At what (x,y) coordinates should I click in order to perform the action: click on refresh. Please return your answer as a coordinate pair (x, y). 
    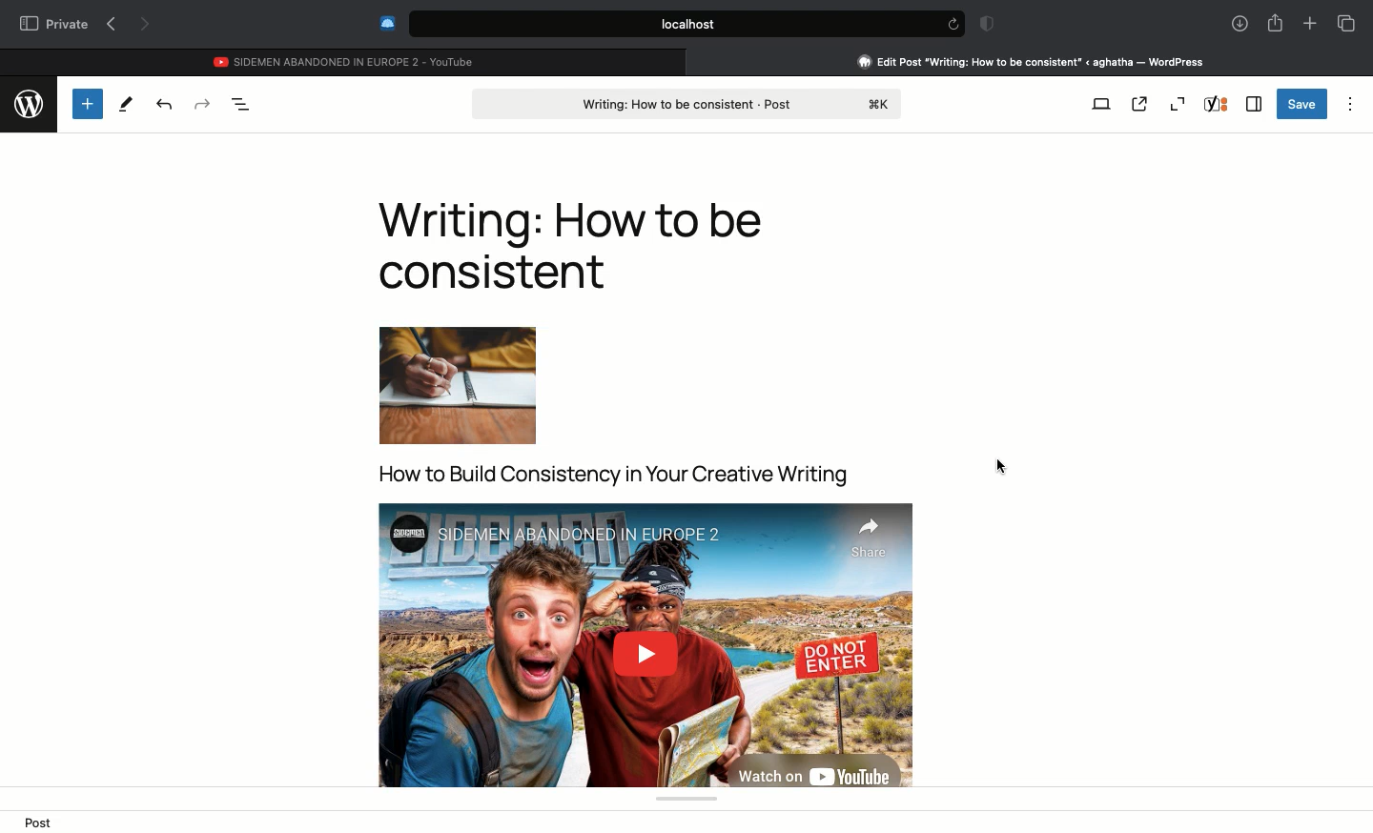
    Looking at the image, I should click on (952, 24).